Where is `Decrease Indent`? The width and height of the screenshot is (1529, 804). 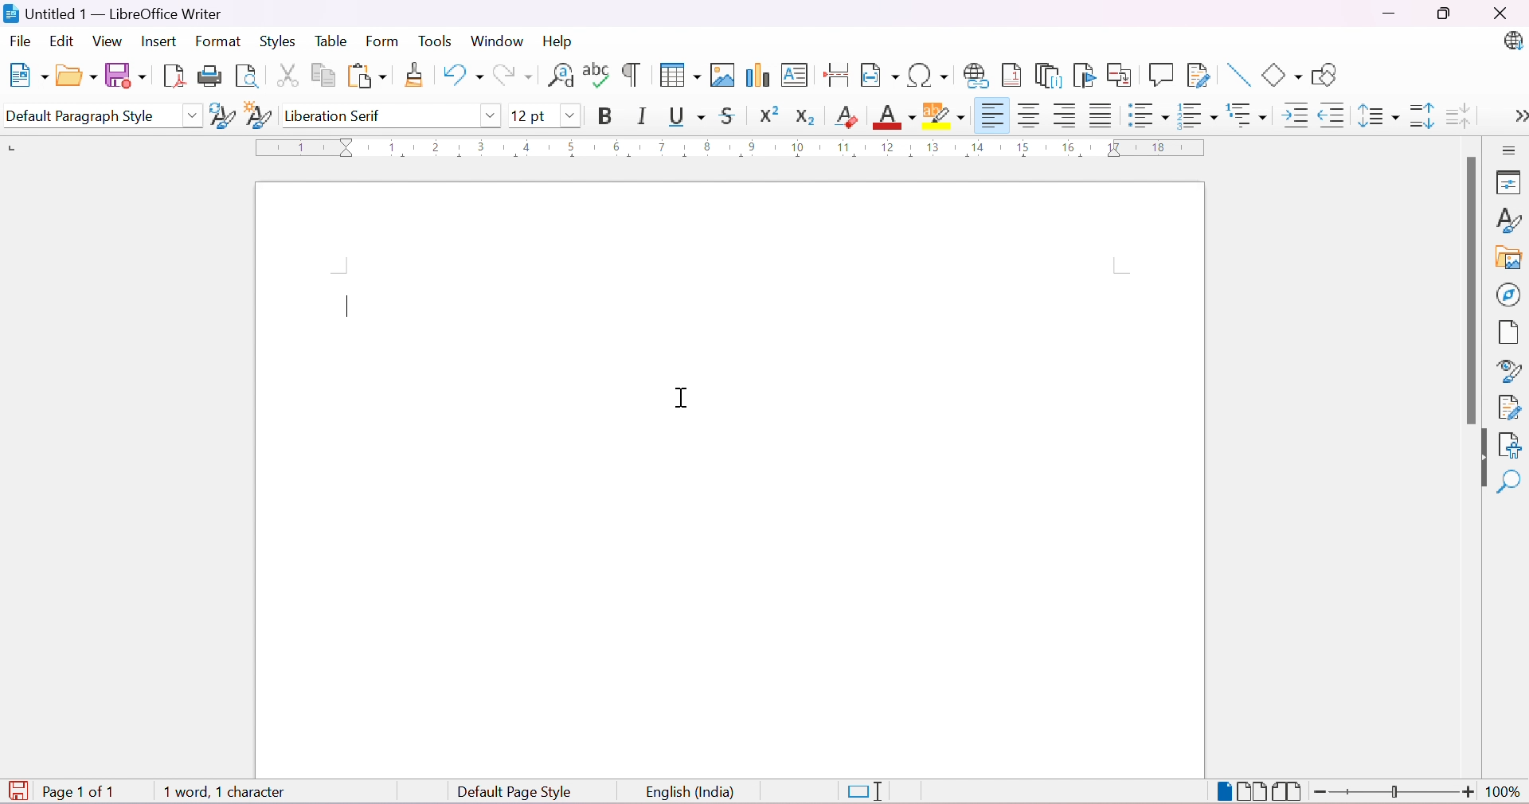 Decrease Indent is located at coordinates (1332, 115).